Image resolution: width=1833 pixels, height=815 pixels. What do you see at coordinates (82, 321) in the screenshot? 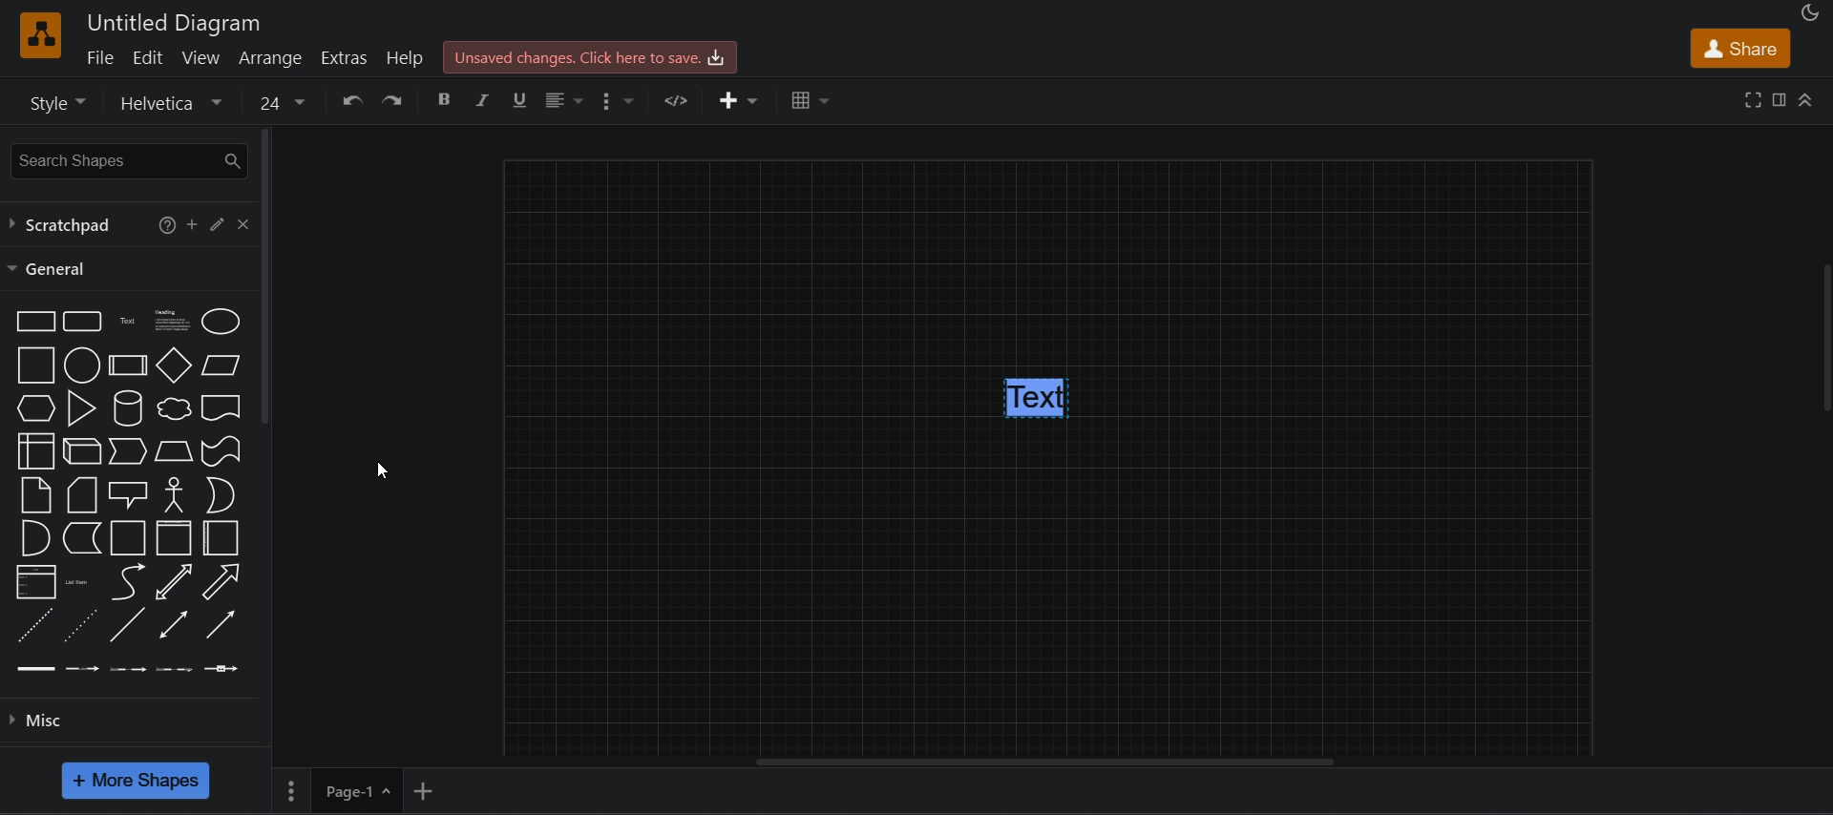
I see `Rounded rectangle` at bounding box center [82, 321].